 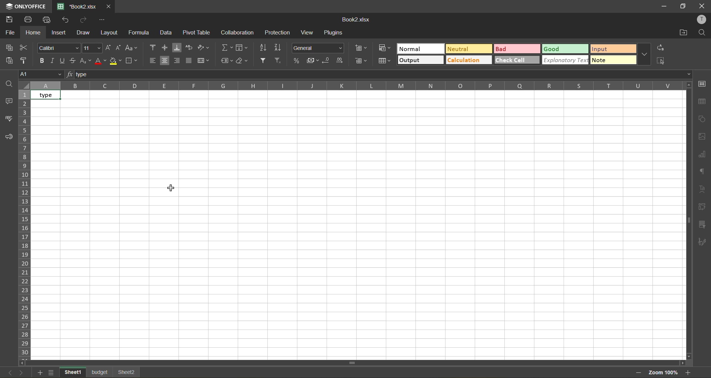 What do you see at coordinates (355, 86) in the screenshot?
I see `column names` at bounding box center [355, 86].